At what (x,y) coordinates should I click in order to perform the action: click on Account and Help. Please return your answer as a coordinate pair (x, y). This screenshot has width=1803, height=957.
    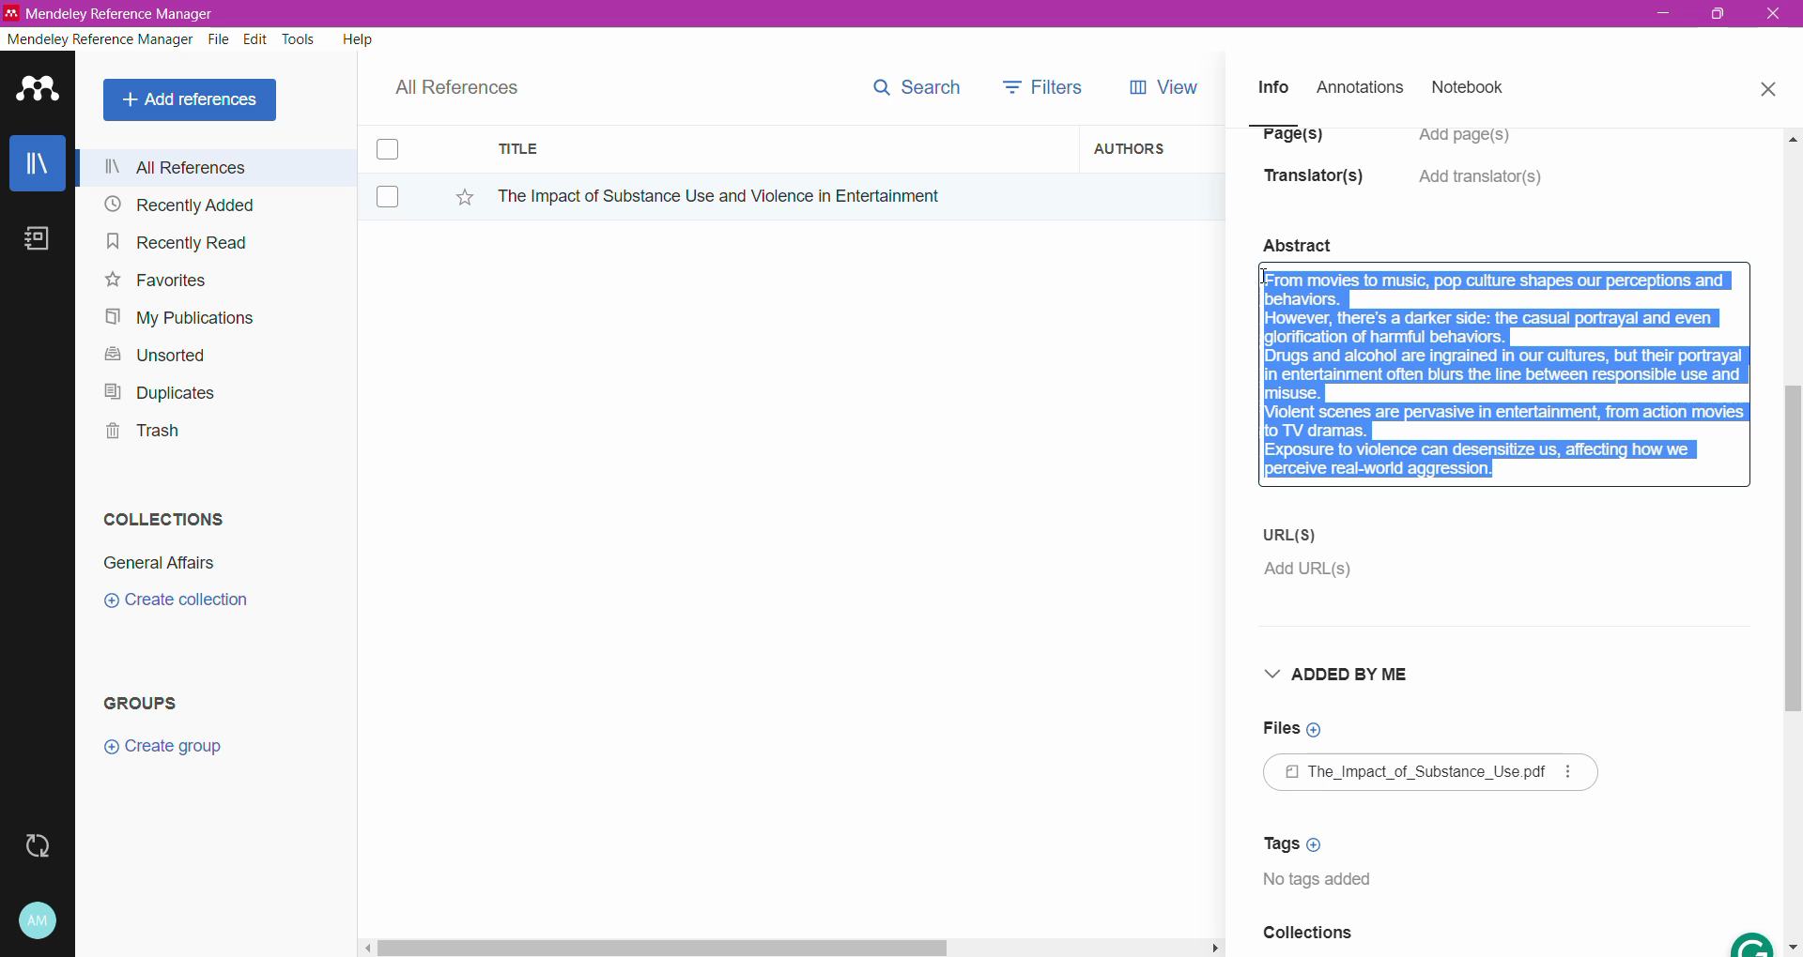
    Looking at the image, I should click on (52, 921).